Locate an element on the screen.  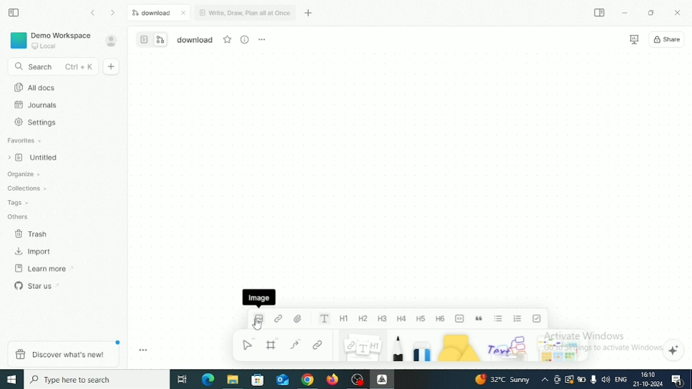
File name is located at coordinates (195, 41).